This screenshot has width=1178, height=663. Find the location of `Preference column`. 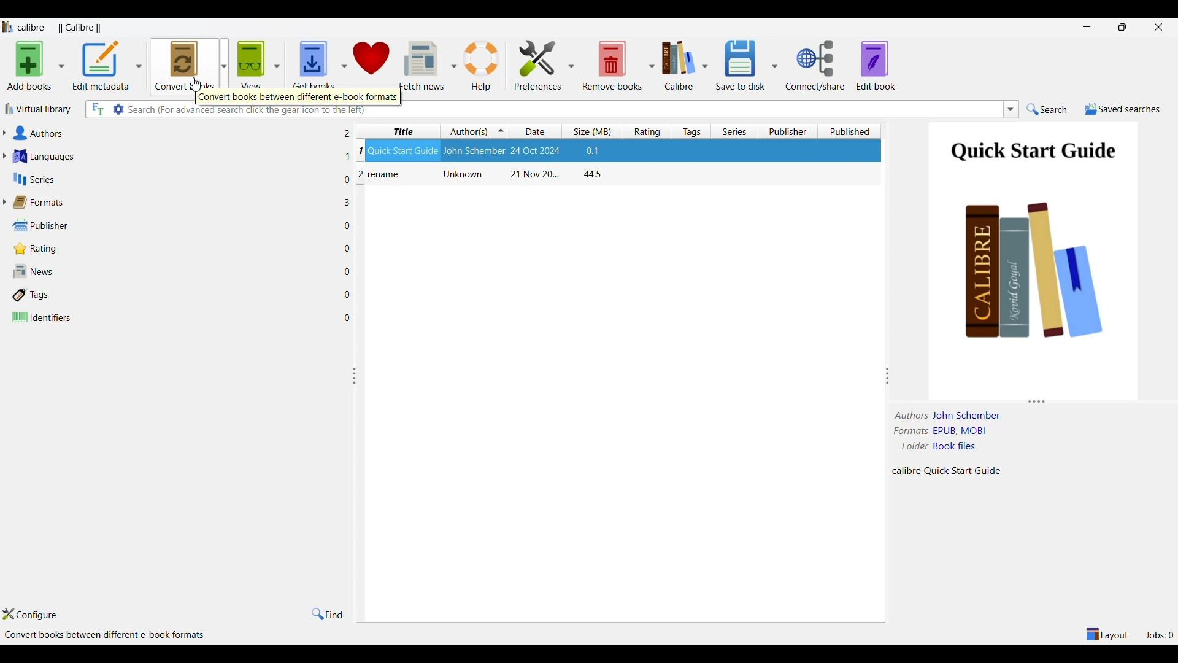

Preference column is located at coordinates (571, 65).